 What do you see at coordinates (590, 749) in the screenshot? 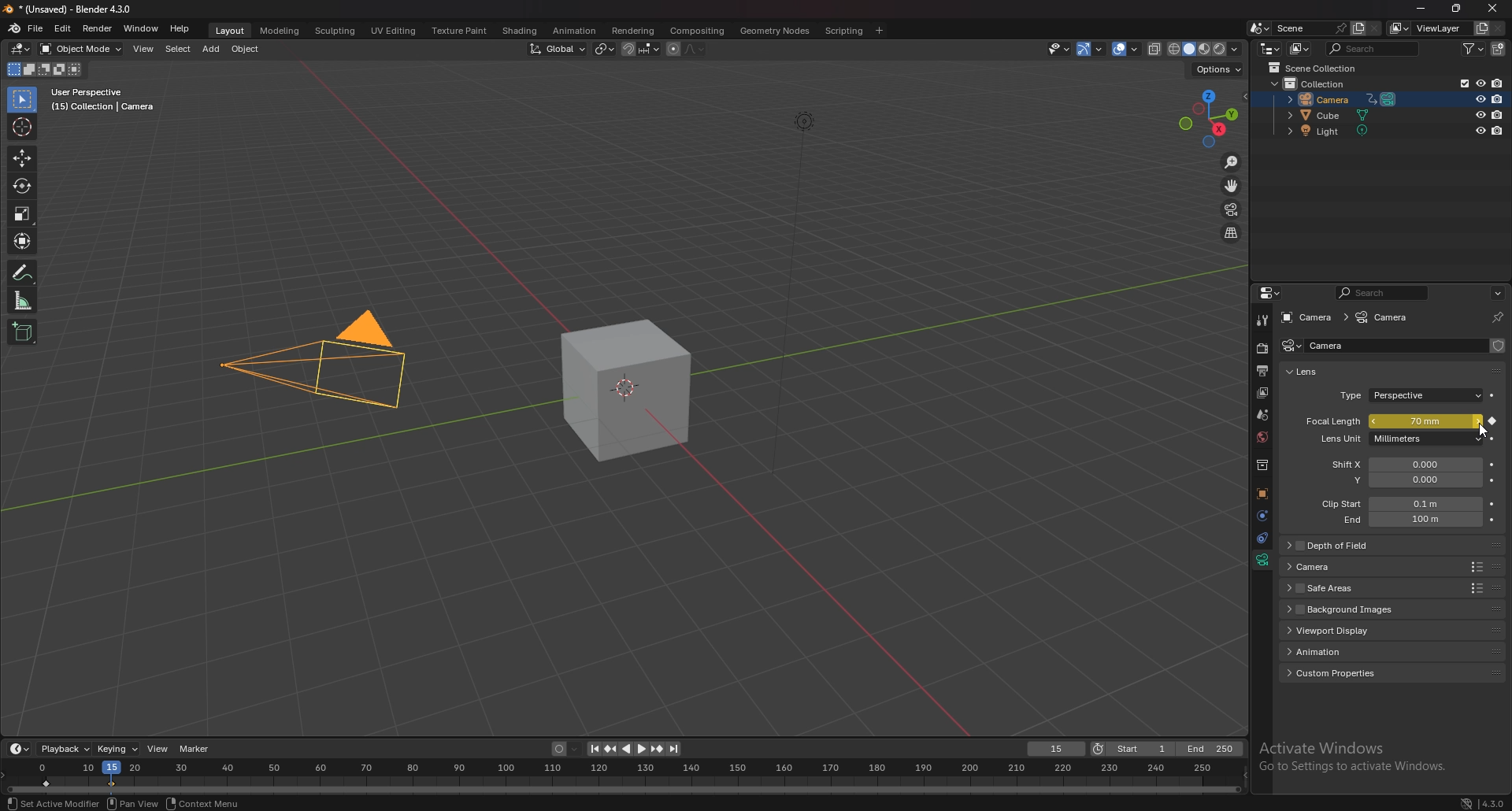
I see `jump to endpoint` at bounding box center [590, 749].